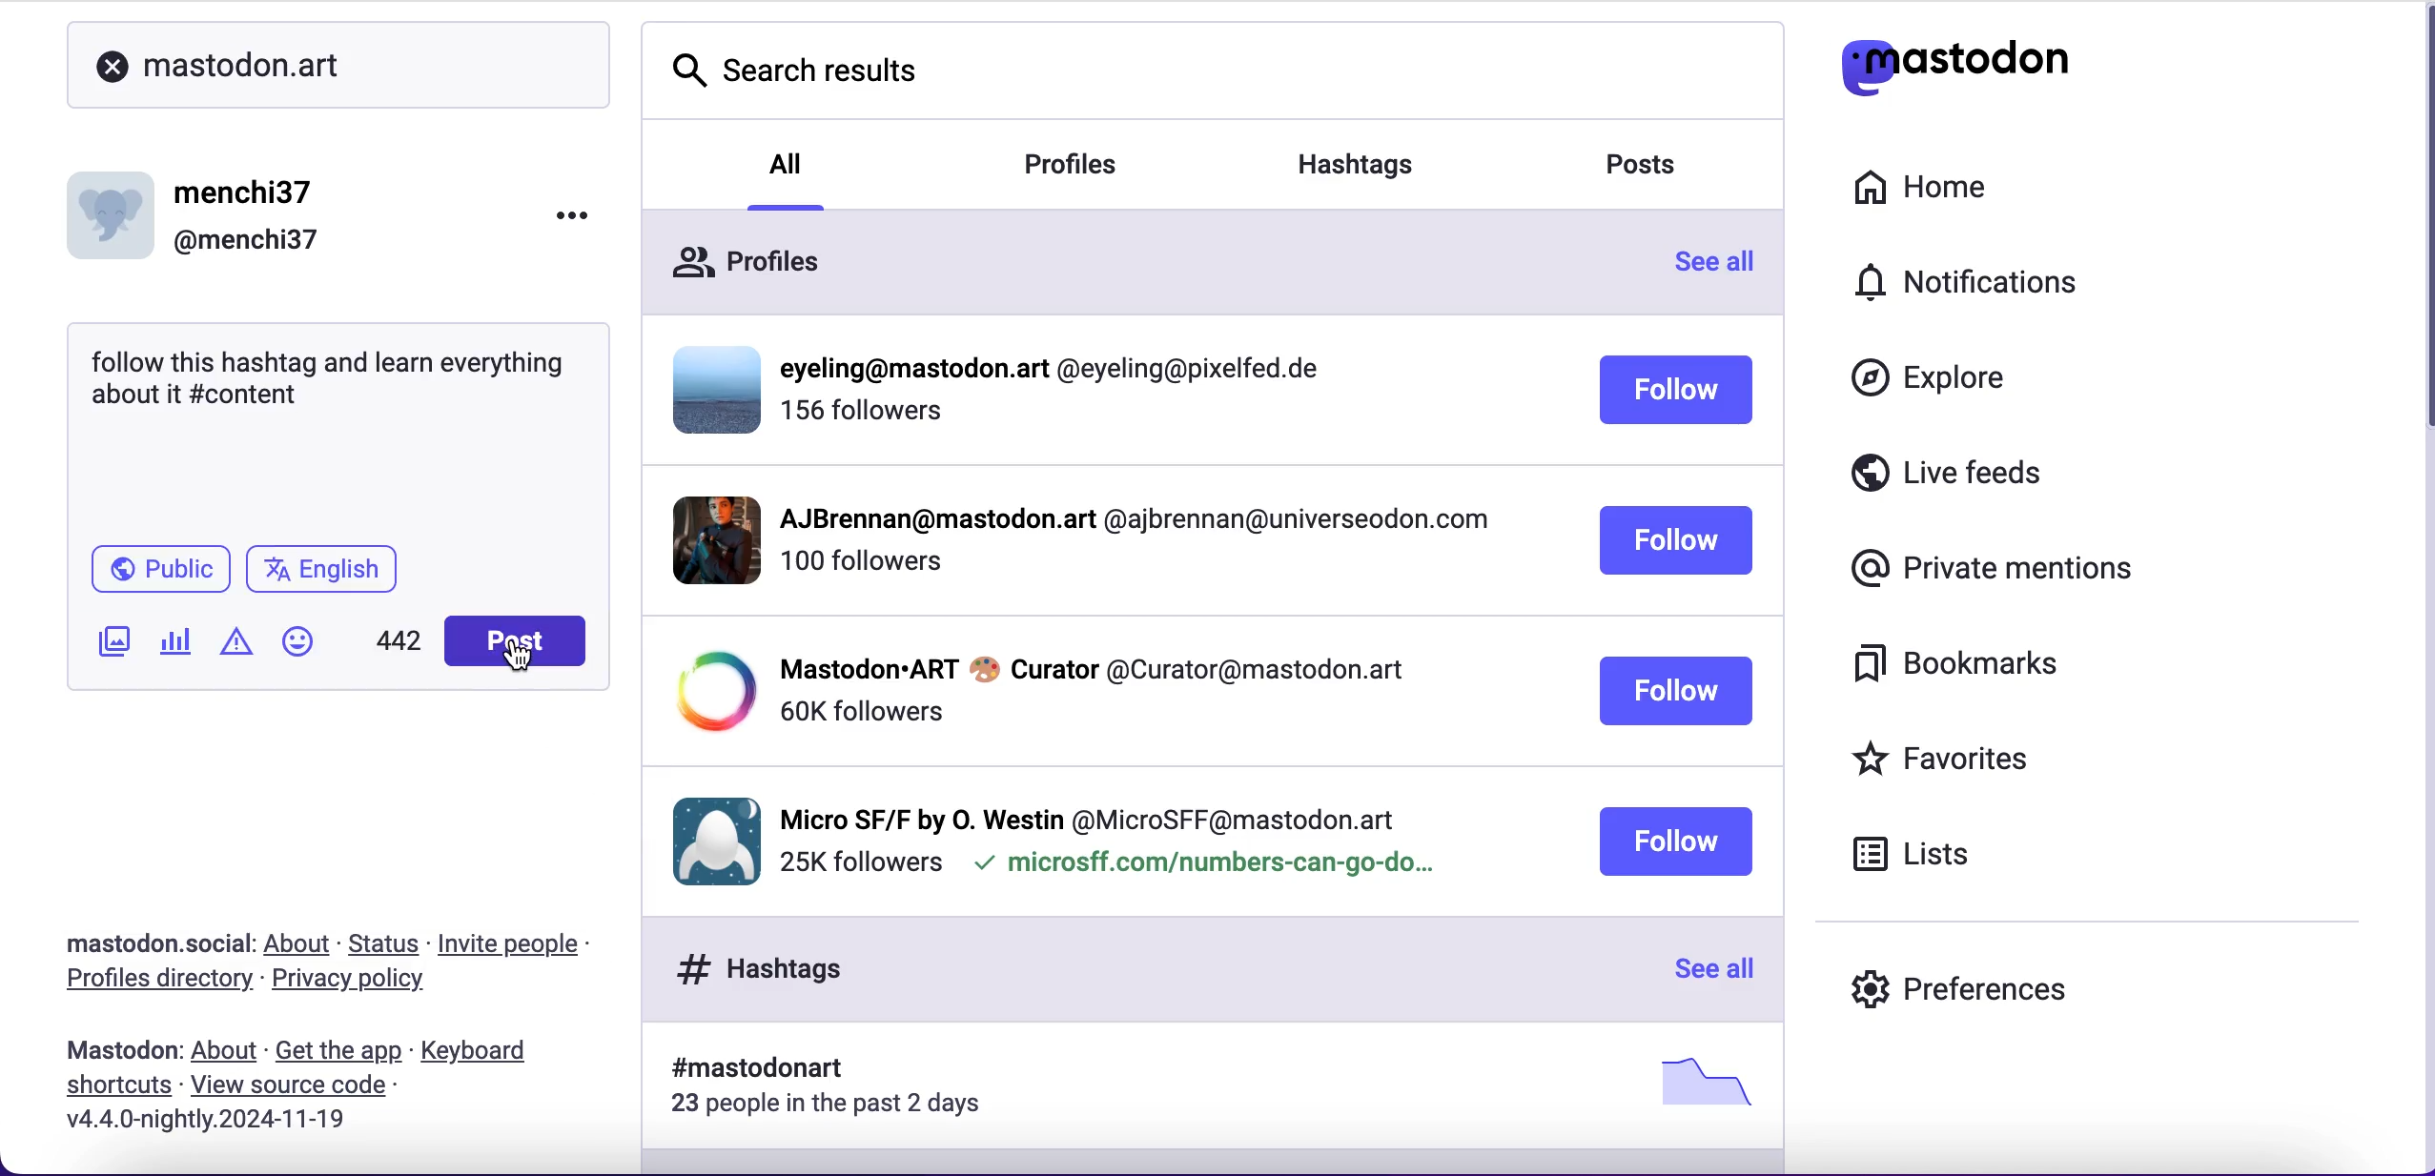 The height and width of the screenshot is (1176, 2435). Describe the element at coordinates (338, 1051) in the screenshot. I see `get the app` at that location.